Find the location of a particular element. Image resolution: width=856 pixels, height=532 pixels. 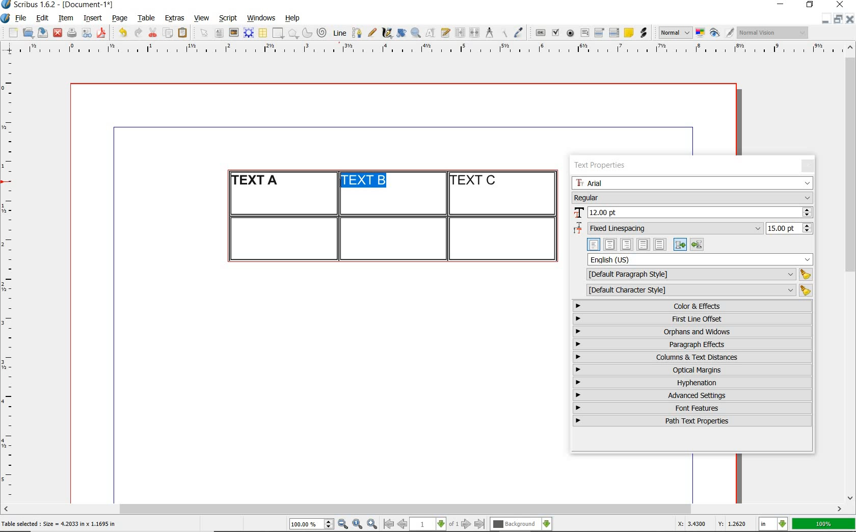

edit contents of frame is located at coordinates (431, 32).